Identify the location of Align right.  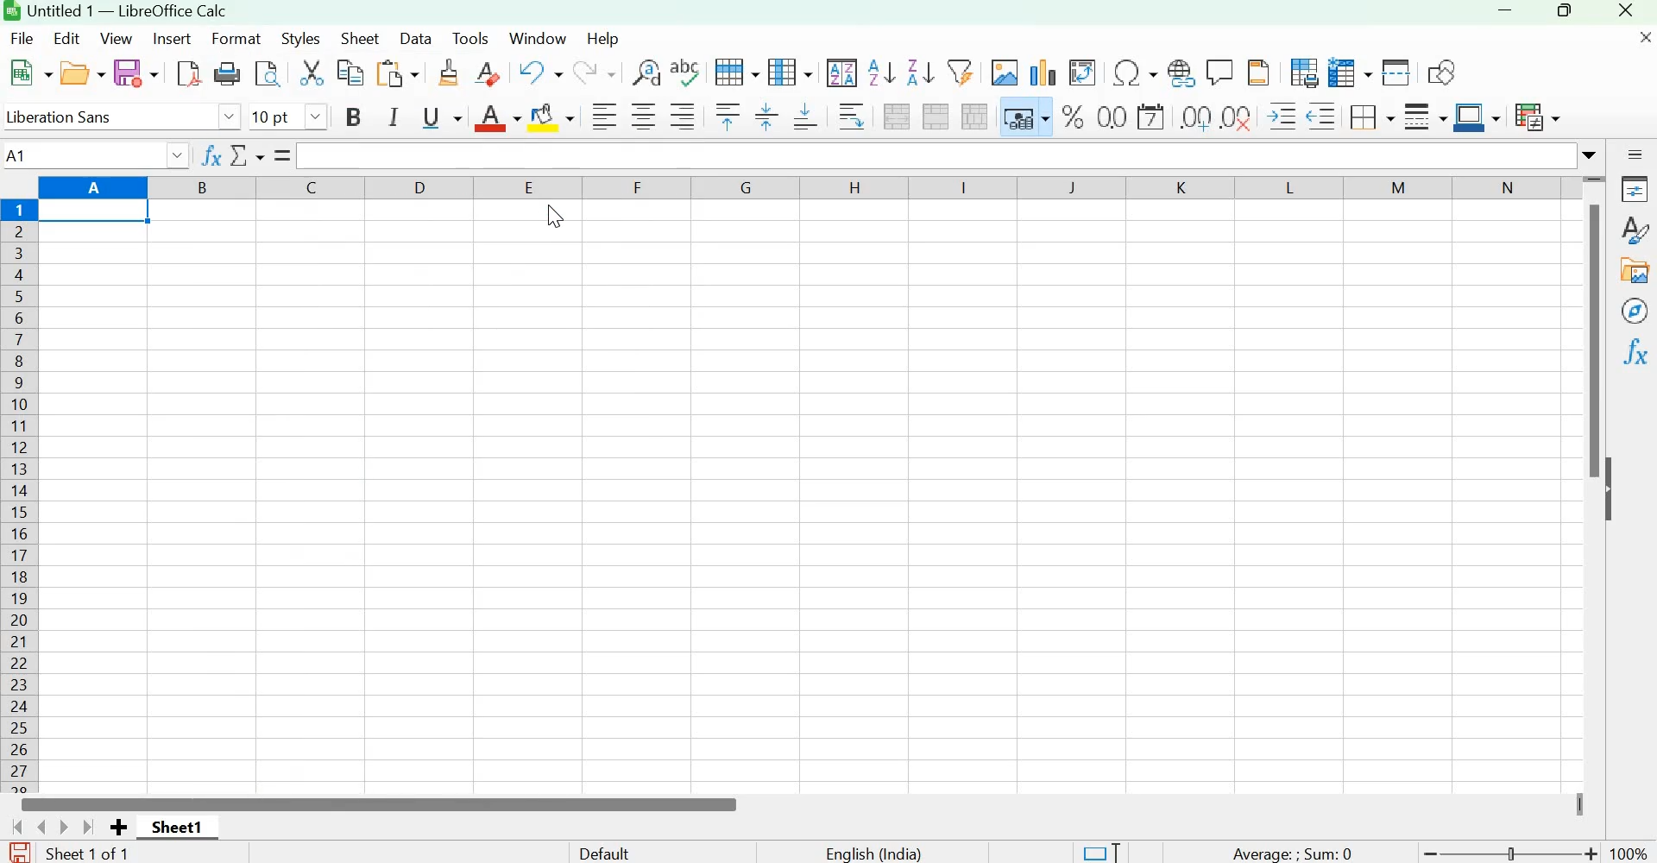
(684, 115).